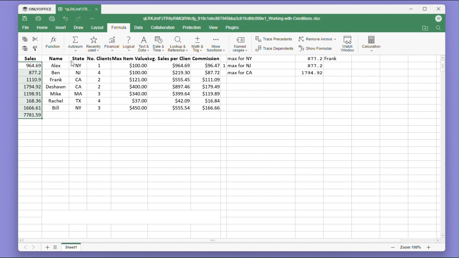  What do you see at coordinates (74, 64) in the screenshot?
I see `cursor` at bounding box center [74, 64].